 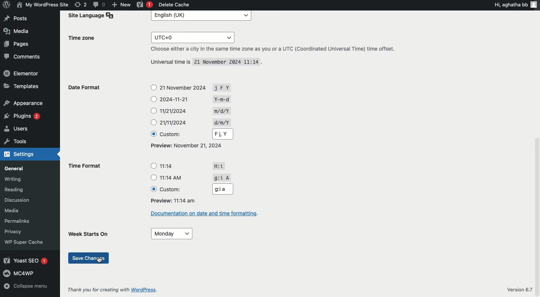 I want to click on Discussion, so click(x=15, y=200).